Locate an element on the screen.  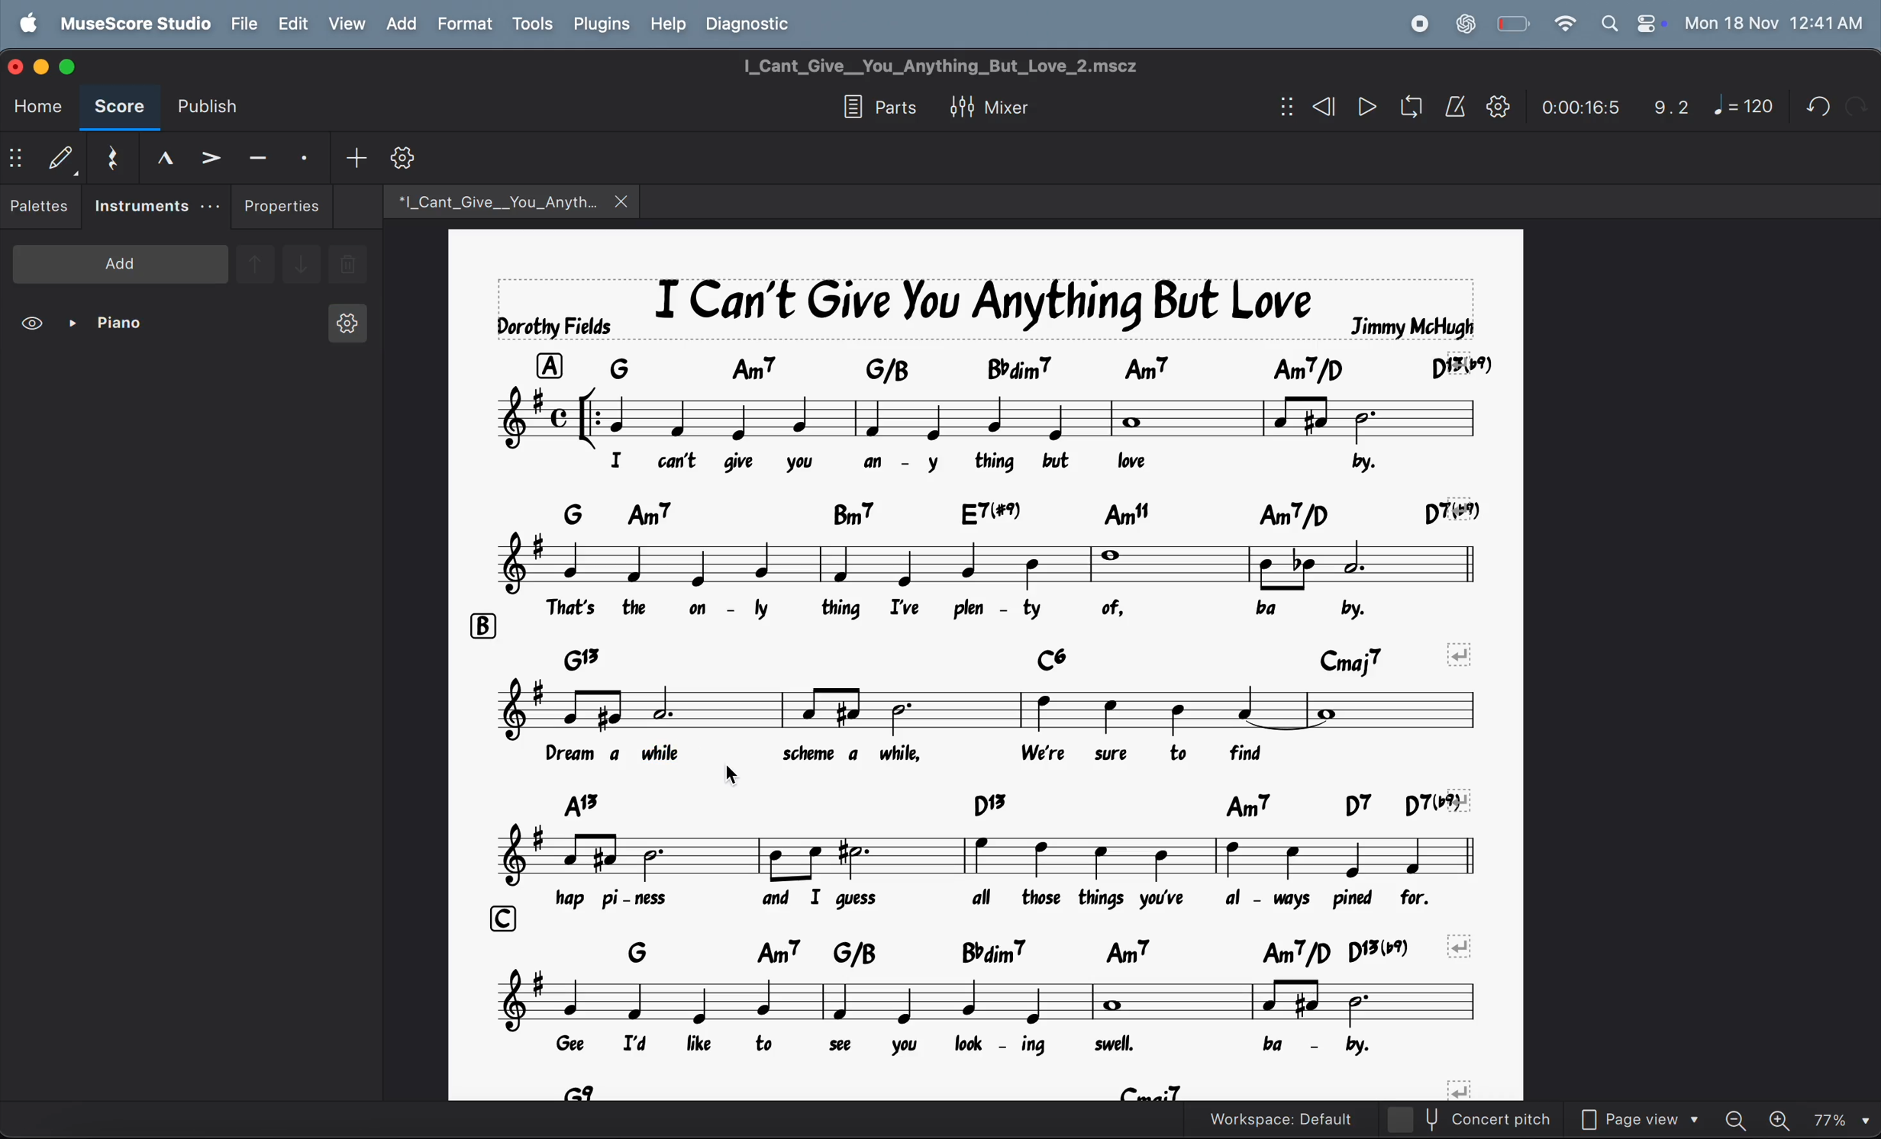
show/hide bar is located at coordinates (21, 157).